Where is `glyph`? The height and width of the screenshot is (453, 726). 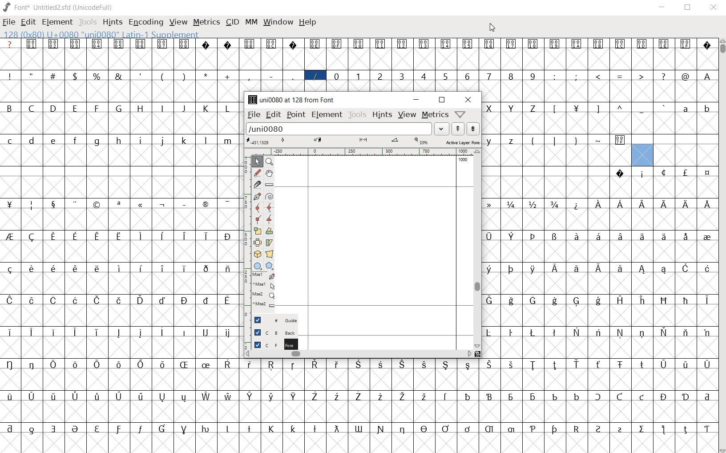
glyph is located at coordinates (533, 429).